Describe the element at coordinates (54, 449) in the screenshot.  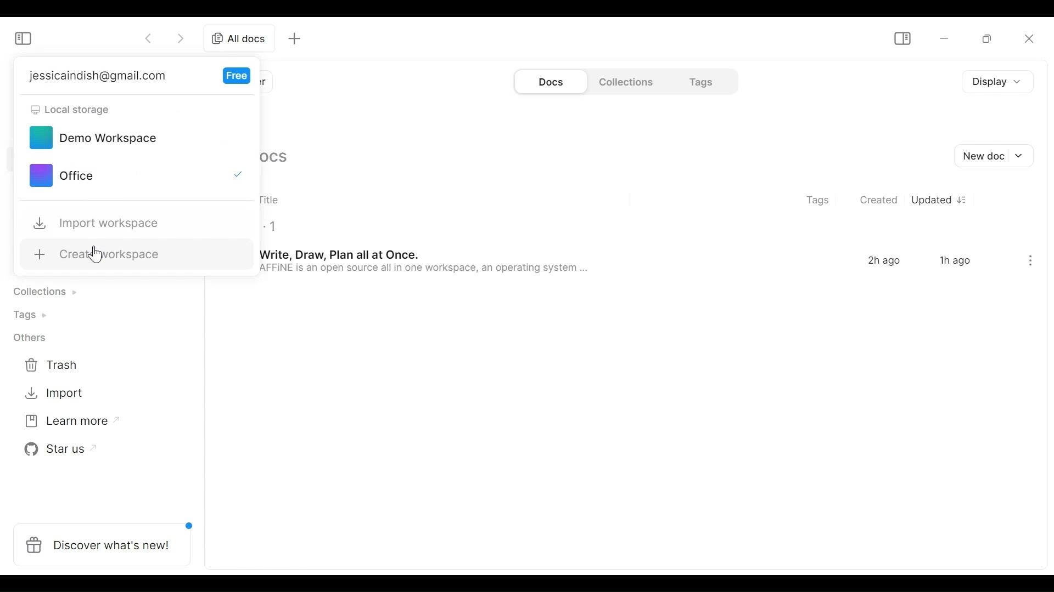
I see `Star us` at that location.